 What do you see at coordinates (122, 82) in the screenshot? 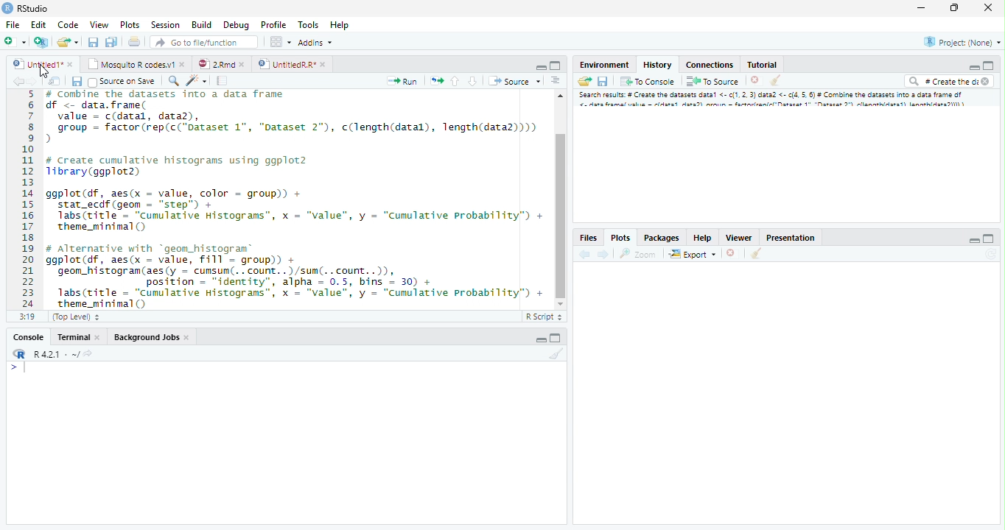
I see `Source on Save` at bounding box center [122, 82].